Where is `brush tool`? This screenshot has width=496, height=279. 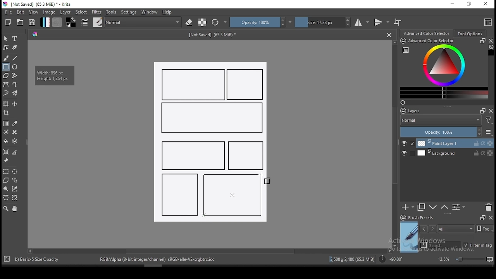
brush tool is located at coordinates (7, 58).